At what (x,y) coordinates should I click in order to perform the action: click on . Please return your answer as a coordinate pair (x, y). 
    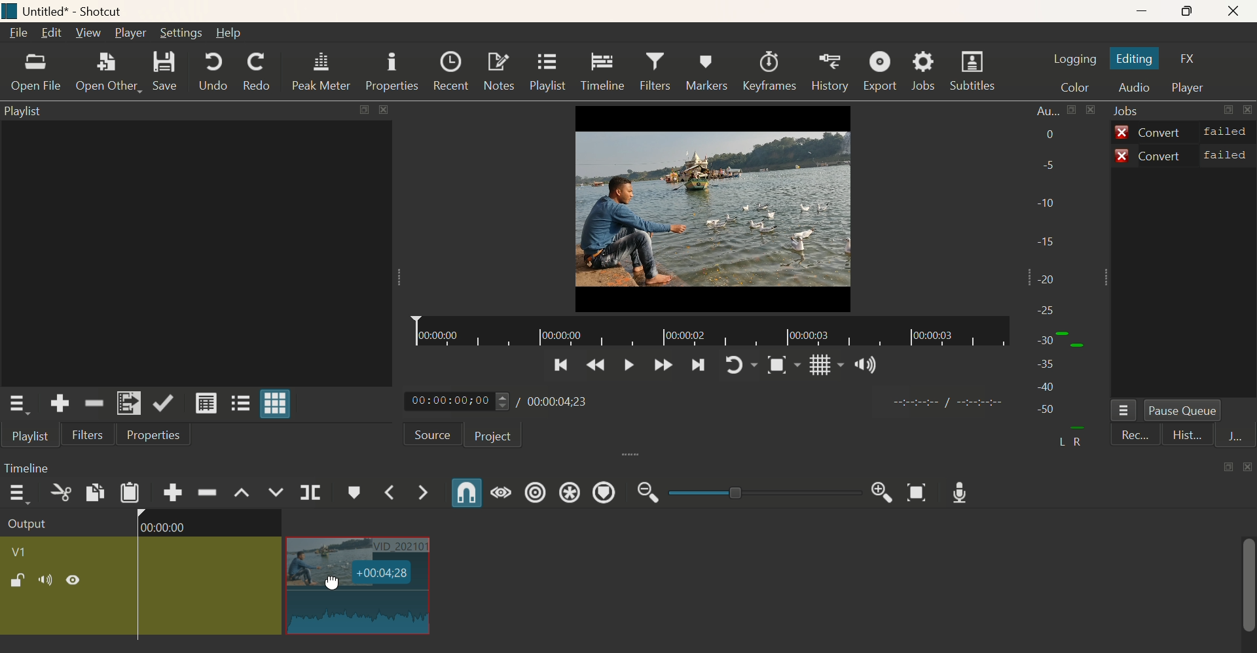
    Looking at the image, I should click on (499, 436).